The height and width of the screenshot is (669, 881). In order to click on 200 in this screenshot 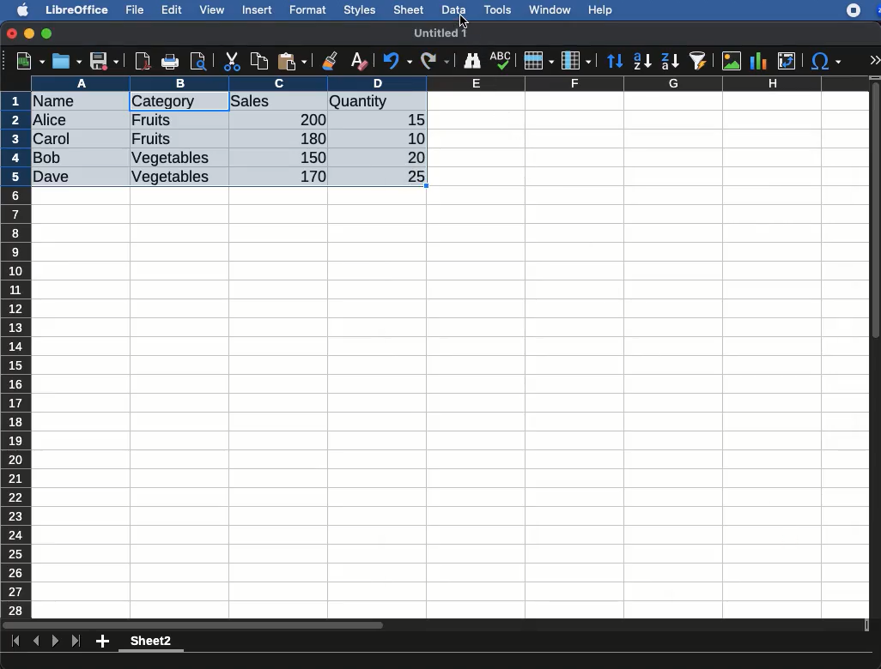, I will do `click(308, 119)`.